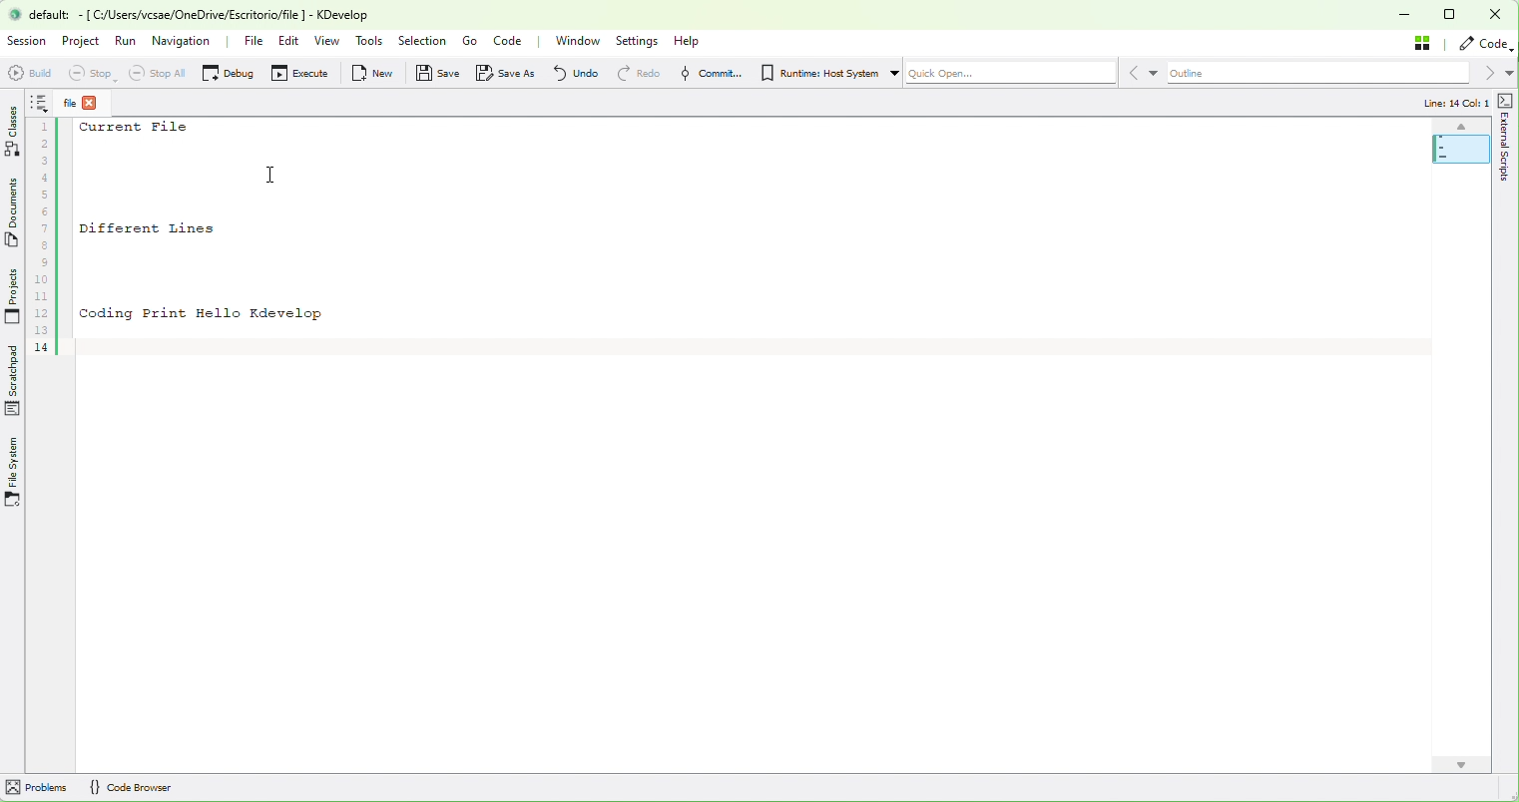 This screenshot has width=1519, height=802. Describe the element at coordinates (28, 41) in the screenshot. I see `Session` at that location.